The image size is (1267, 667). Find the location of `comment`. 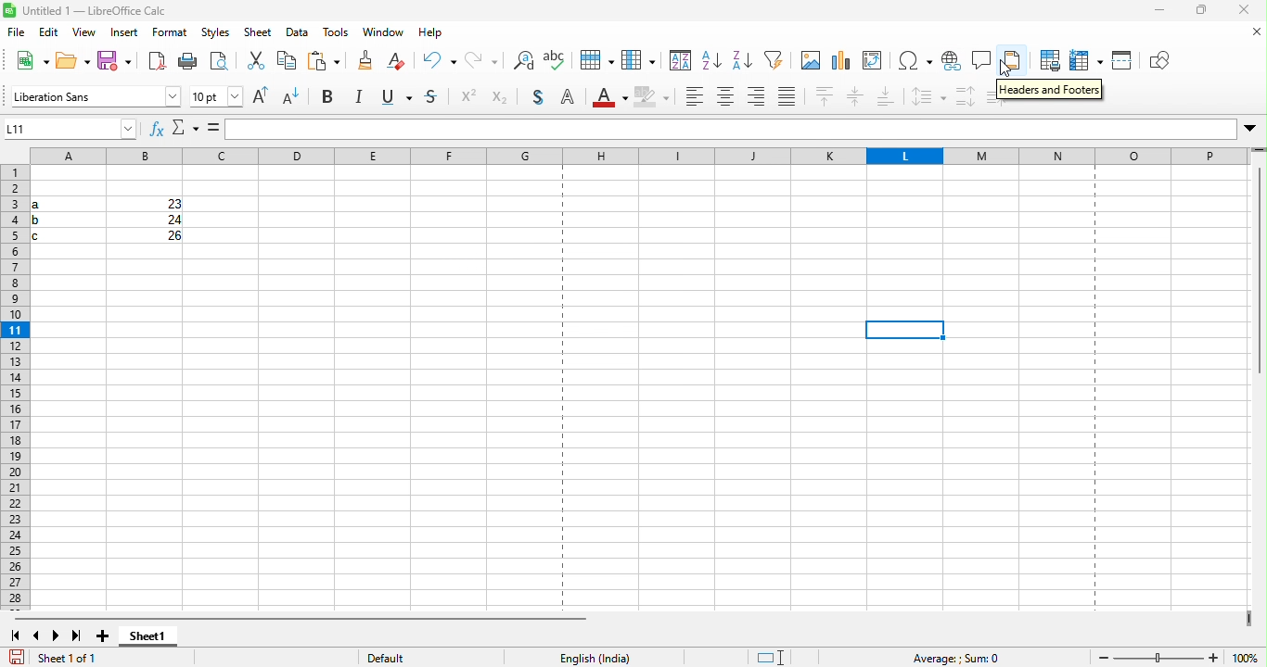

comment is located at coordinates (983, 62).